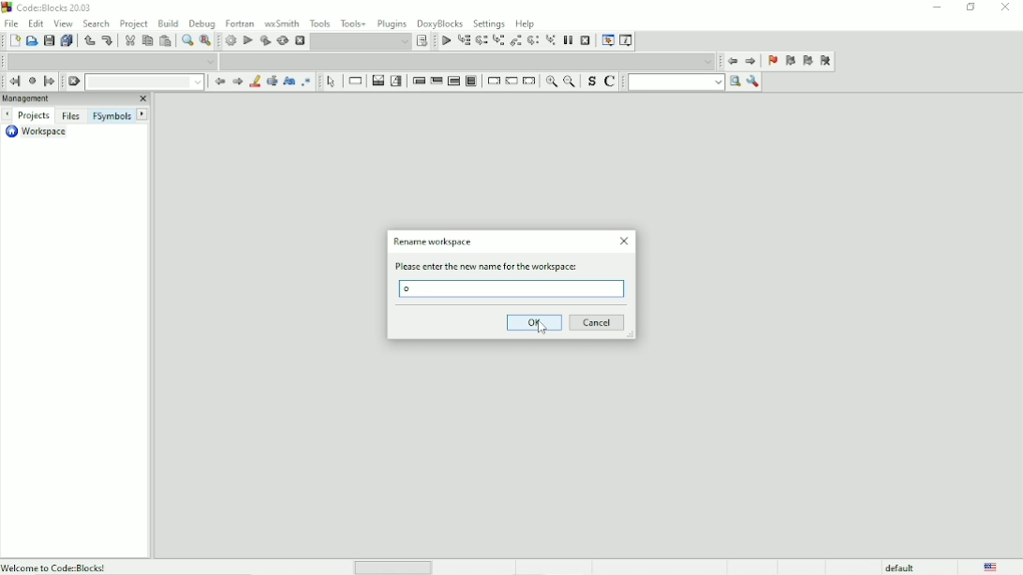 This screenshot has height=575, width=1023. What do you see at coordinates (393, 22) in the screenshot?
I see `Plugins` at bounding box center [393, 22].